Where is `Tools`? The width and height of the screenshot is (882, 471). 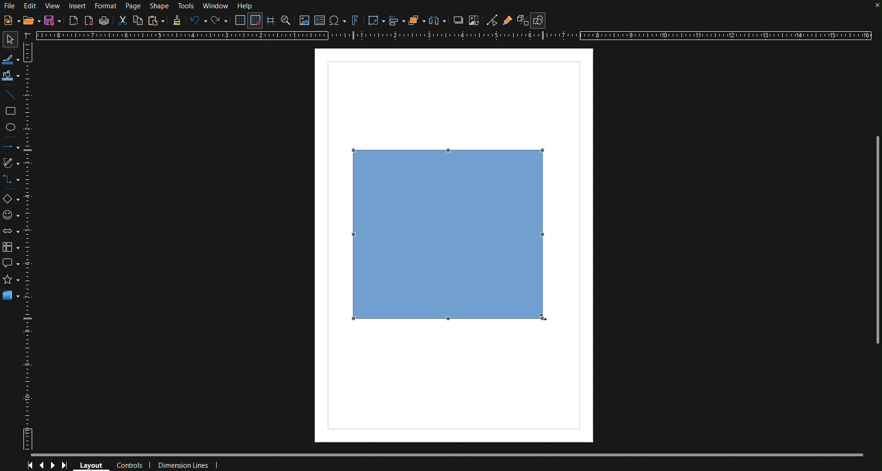 Tools is located at coordinates (187, 6).